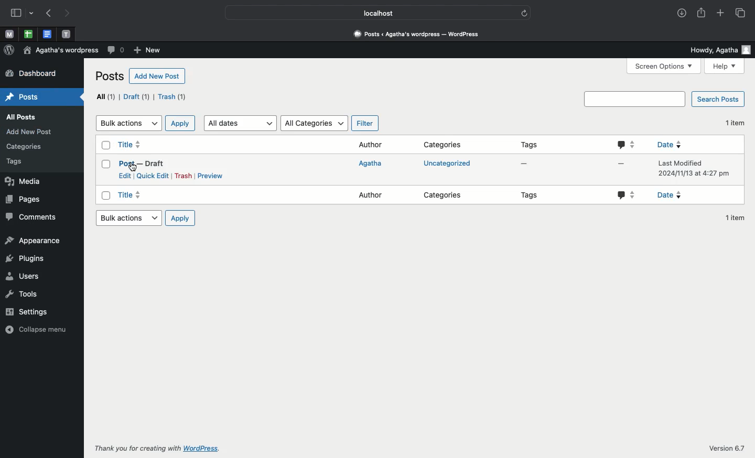  I want to click on Uncategorized, so click(445, 163).